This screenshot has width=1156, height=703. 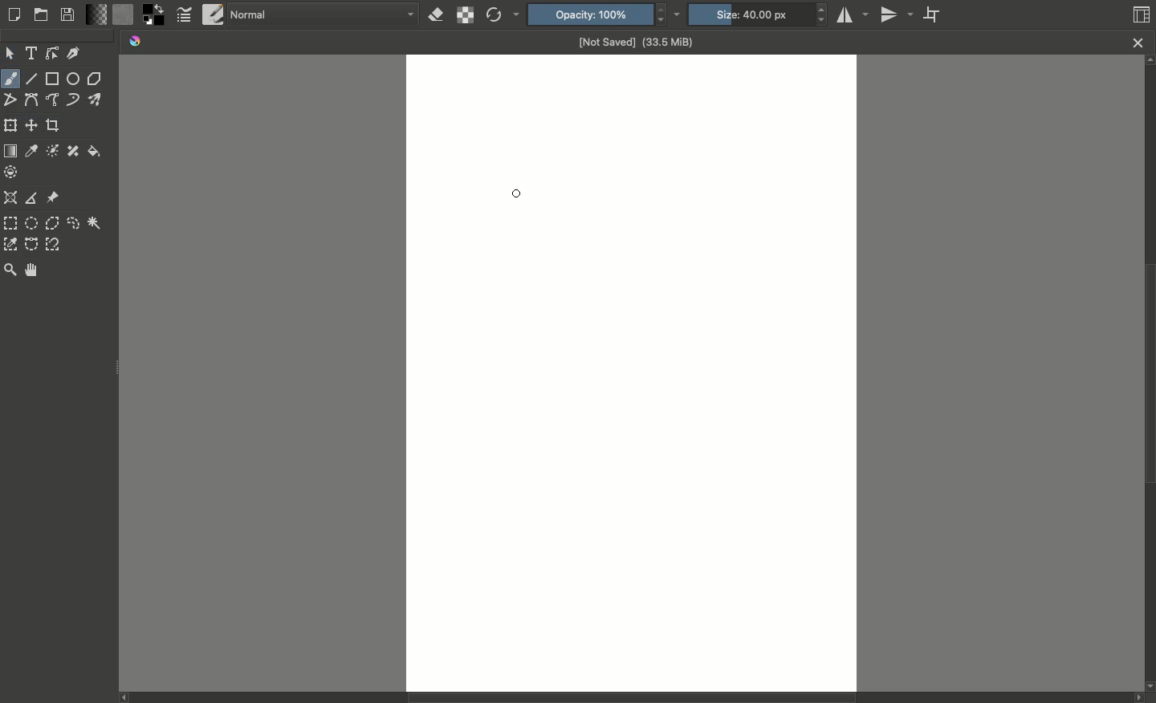 I want to click on Multibrush tool, so click(x=97, y=100).